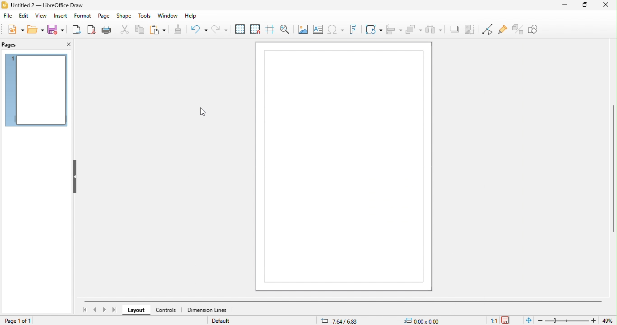  I want to click on clone, so click(178, 31).